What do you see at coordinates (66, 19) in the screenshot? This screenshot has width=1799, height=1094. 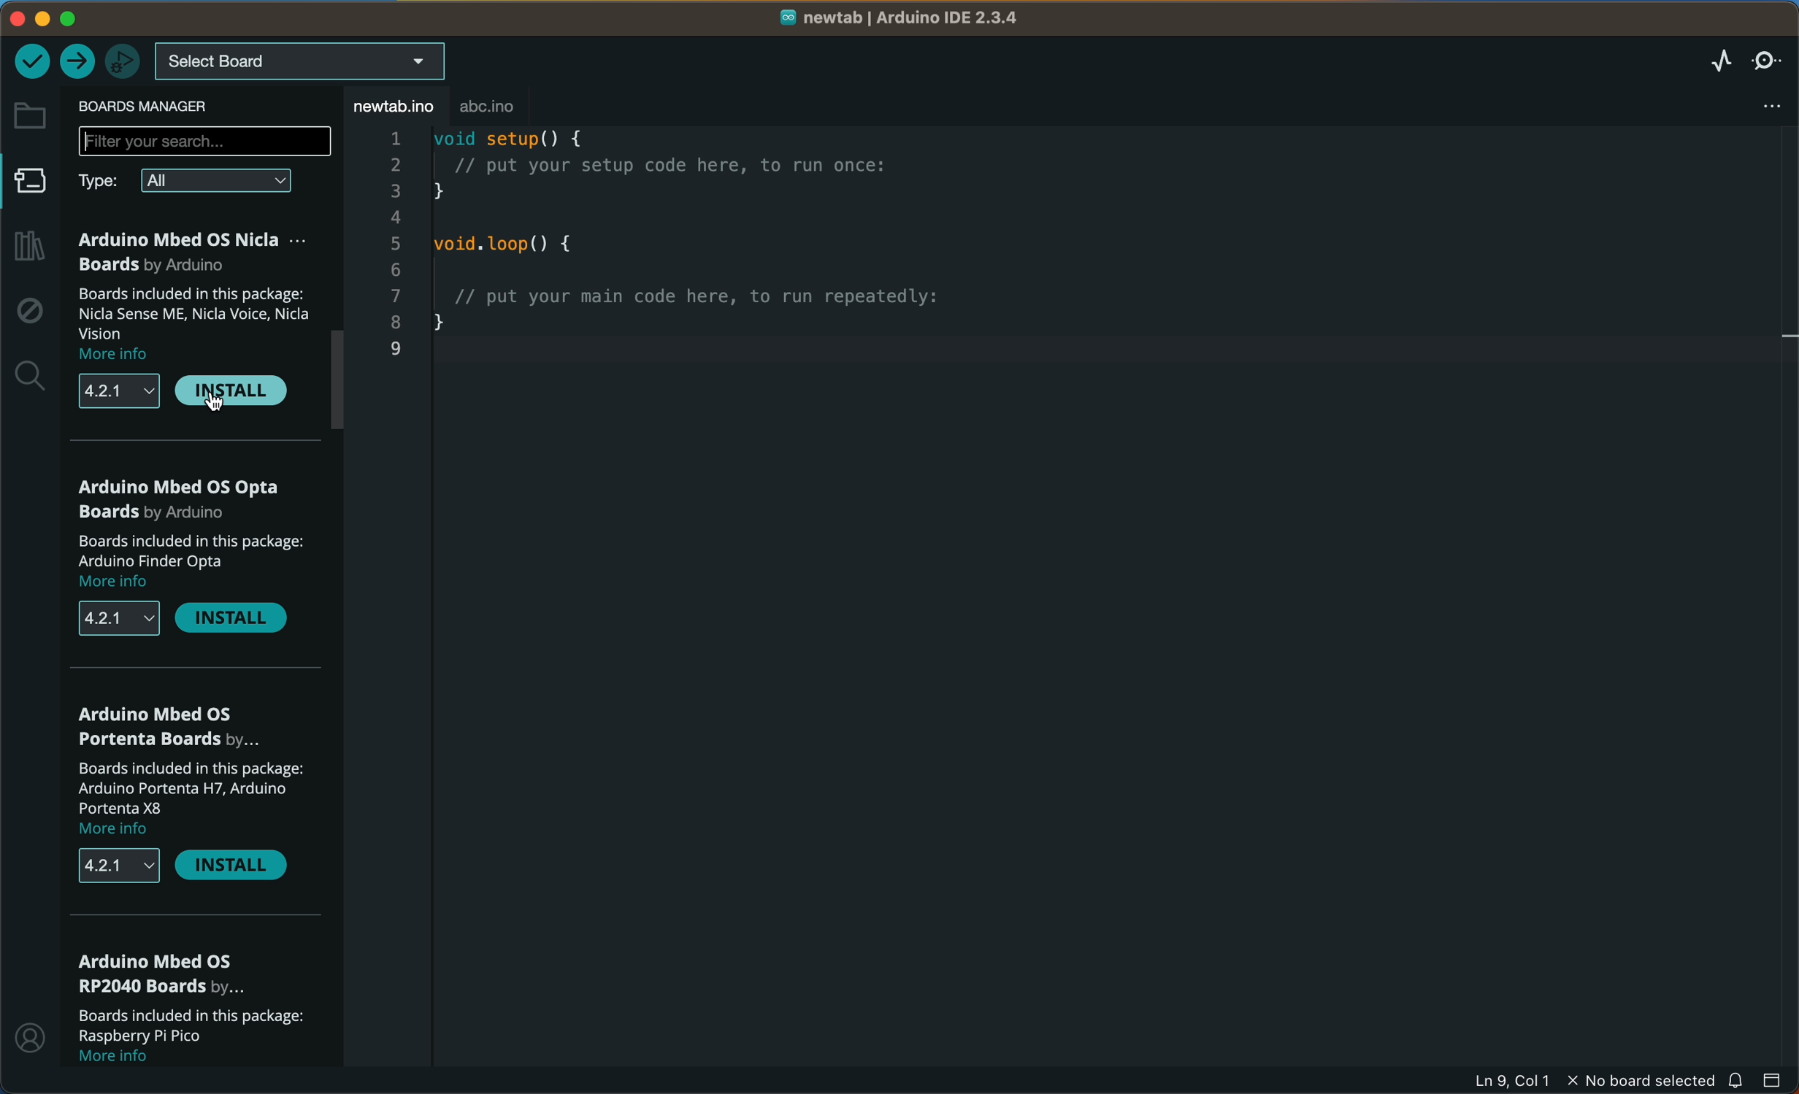 I see `windows control` at bounding box center [66, 19].